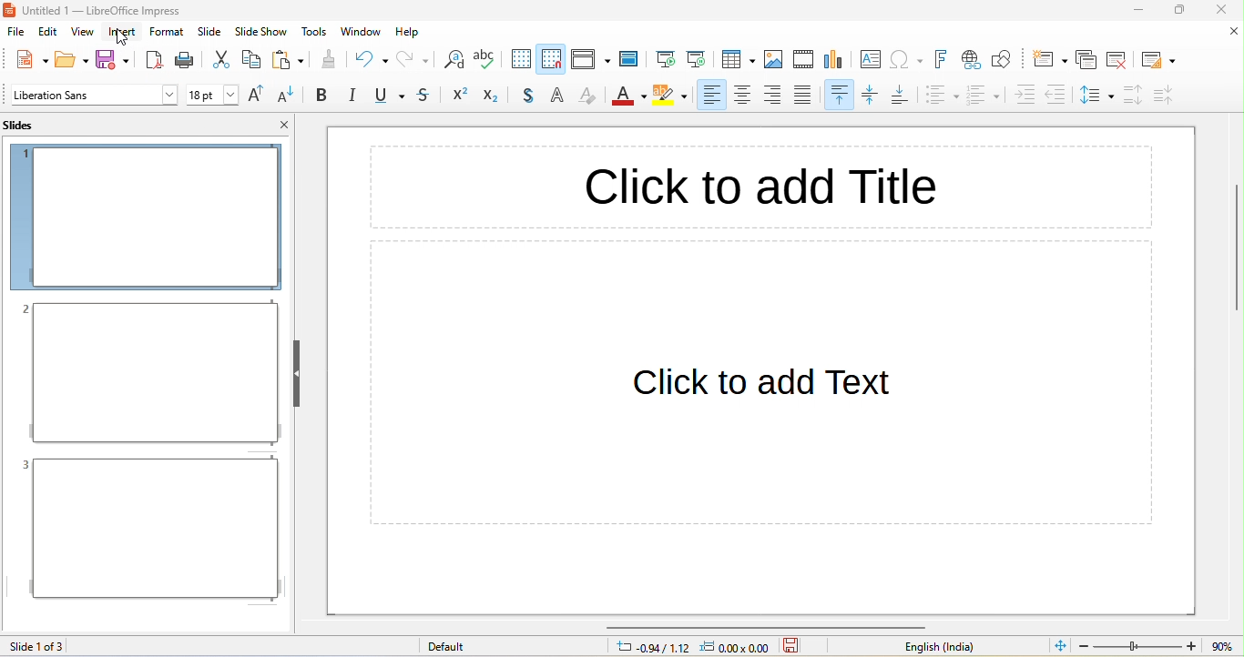 This screenshot has width=1244, height=657. I want to click on file, so click(17, 34).